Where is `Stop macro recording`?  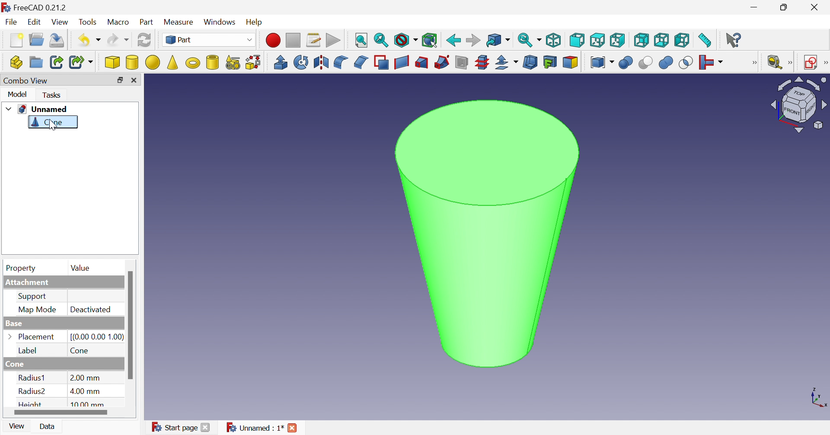
Stop macro recording is located at coordinates (295, 39).